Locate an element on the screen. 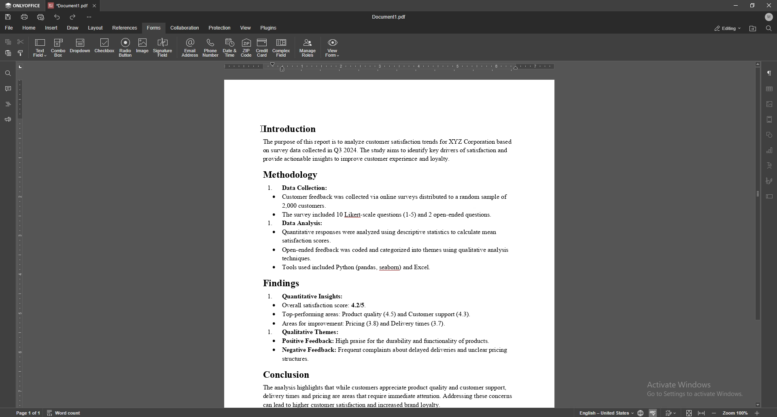 This screenshot has width=777, height=417. table is located at coordinates (769, 89).